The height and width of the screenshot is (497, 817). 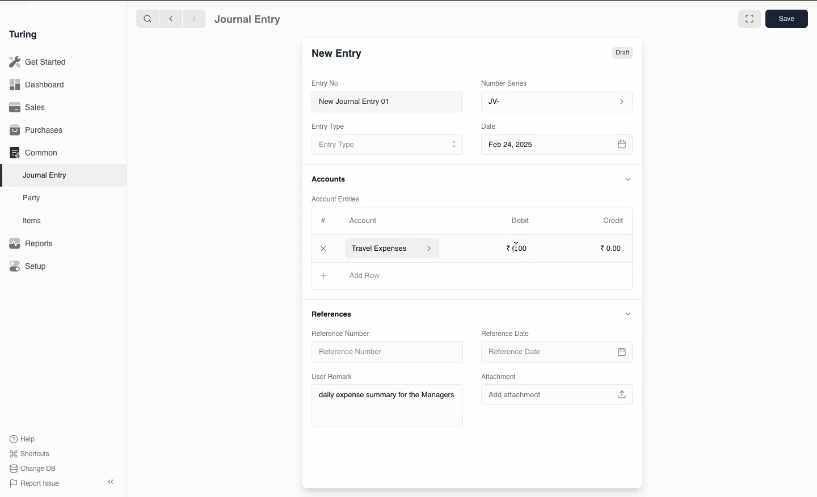 I want to click on Backward, so click(x=171, y=18).